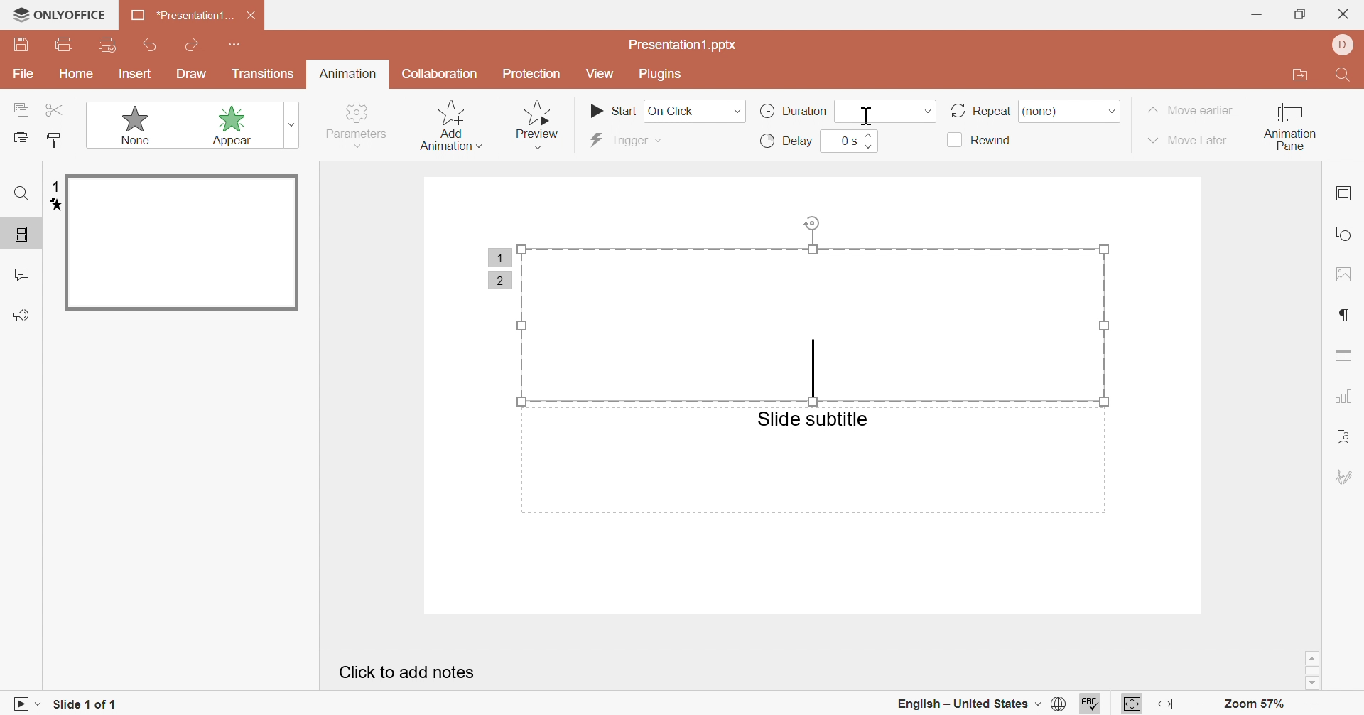 Image resolution: width=1364 pixels, height=715 pixels. I want to click on 0s, so click(847, 140).